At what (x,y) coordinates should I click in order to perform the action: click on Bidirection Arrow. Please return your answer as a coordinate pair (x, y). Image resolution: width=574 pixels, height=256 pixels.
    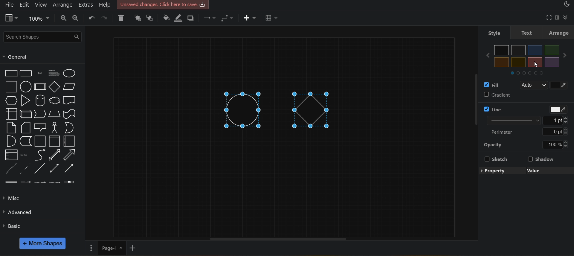
    Looking at the image, I should click on (54, 155).